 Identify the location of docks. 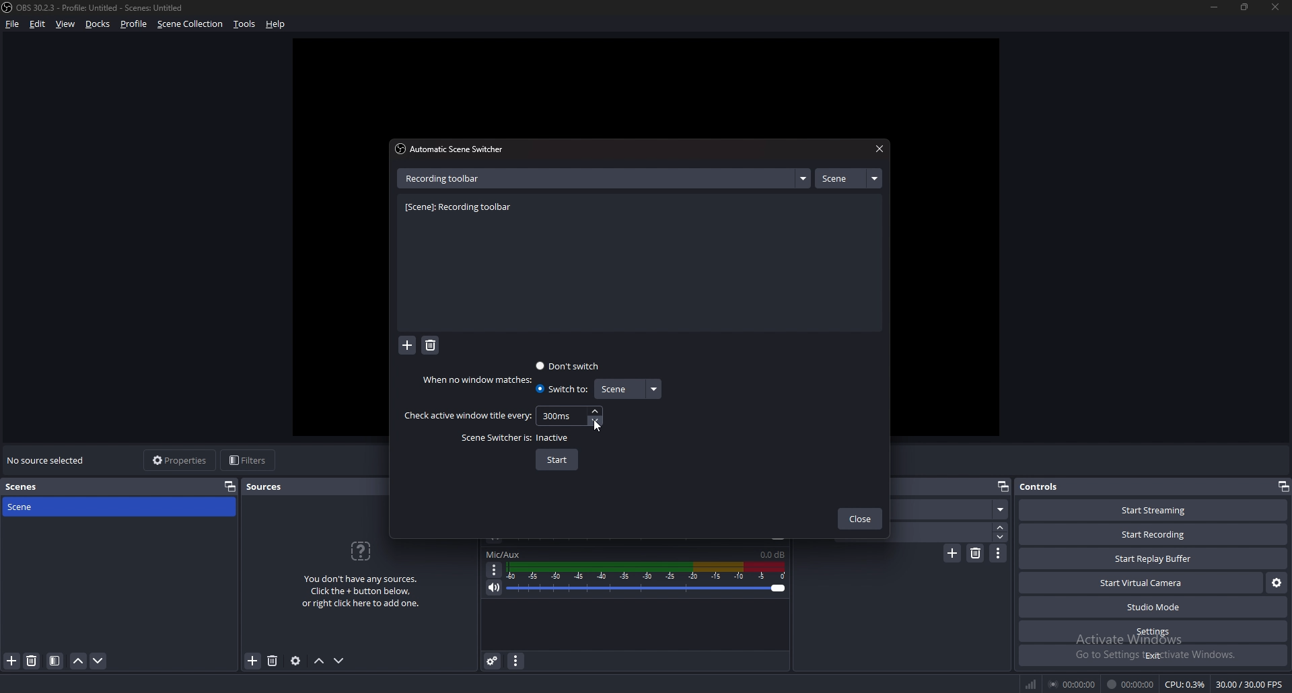
(98, 24).